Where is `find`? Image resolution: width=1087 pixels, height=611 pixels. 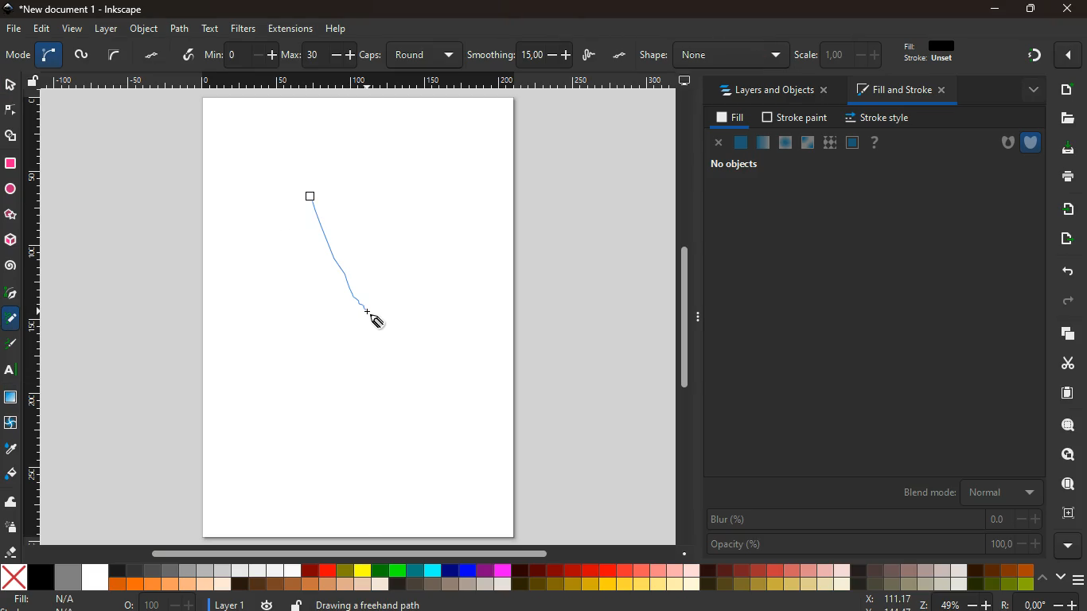
find is located at coordinates (1068, 425).